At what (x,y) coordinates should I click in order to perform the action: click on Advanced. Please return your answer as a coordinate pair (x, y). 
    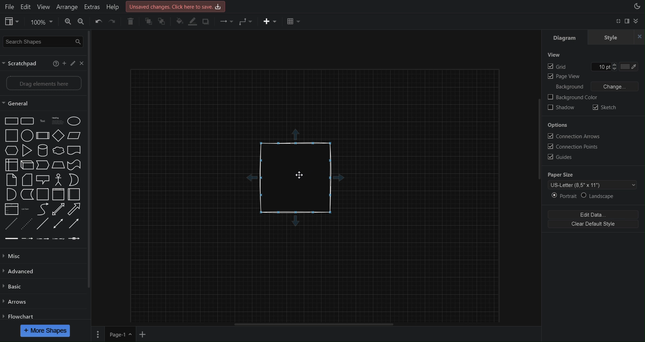
    Looking at the image, I should click on (20, 272).